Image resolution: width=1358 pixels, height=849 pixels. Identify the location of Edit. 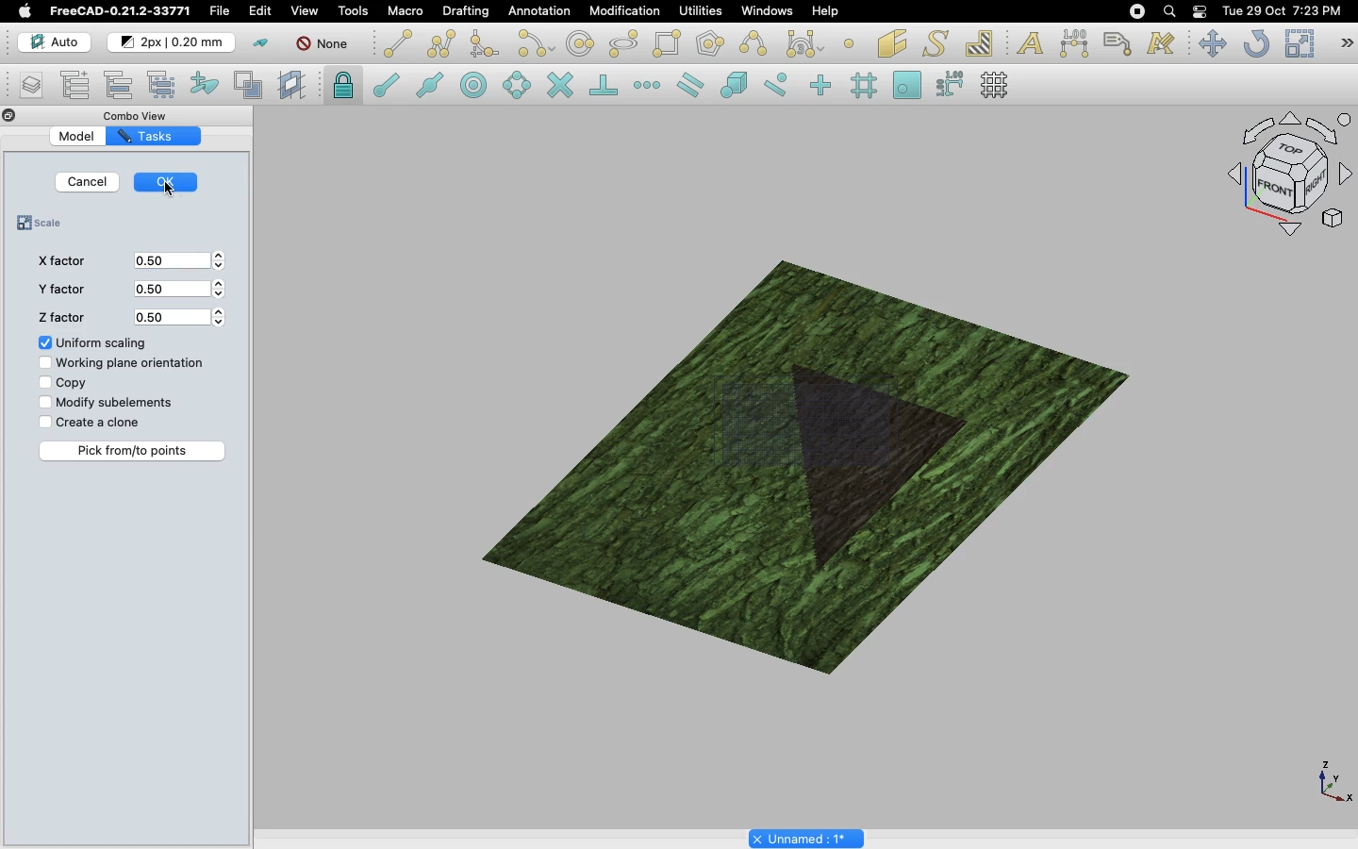
(261, 12).